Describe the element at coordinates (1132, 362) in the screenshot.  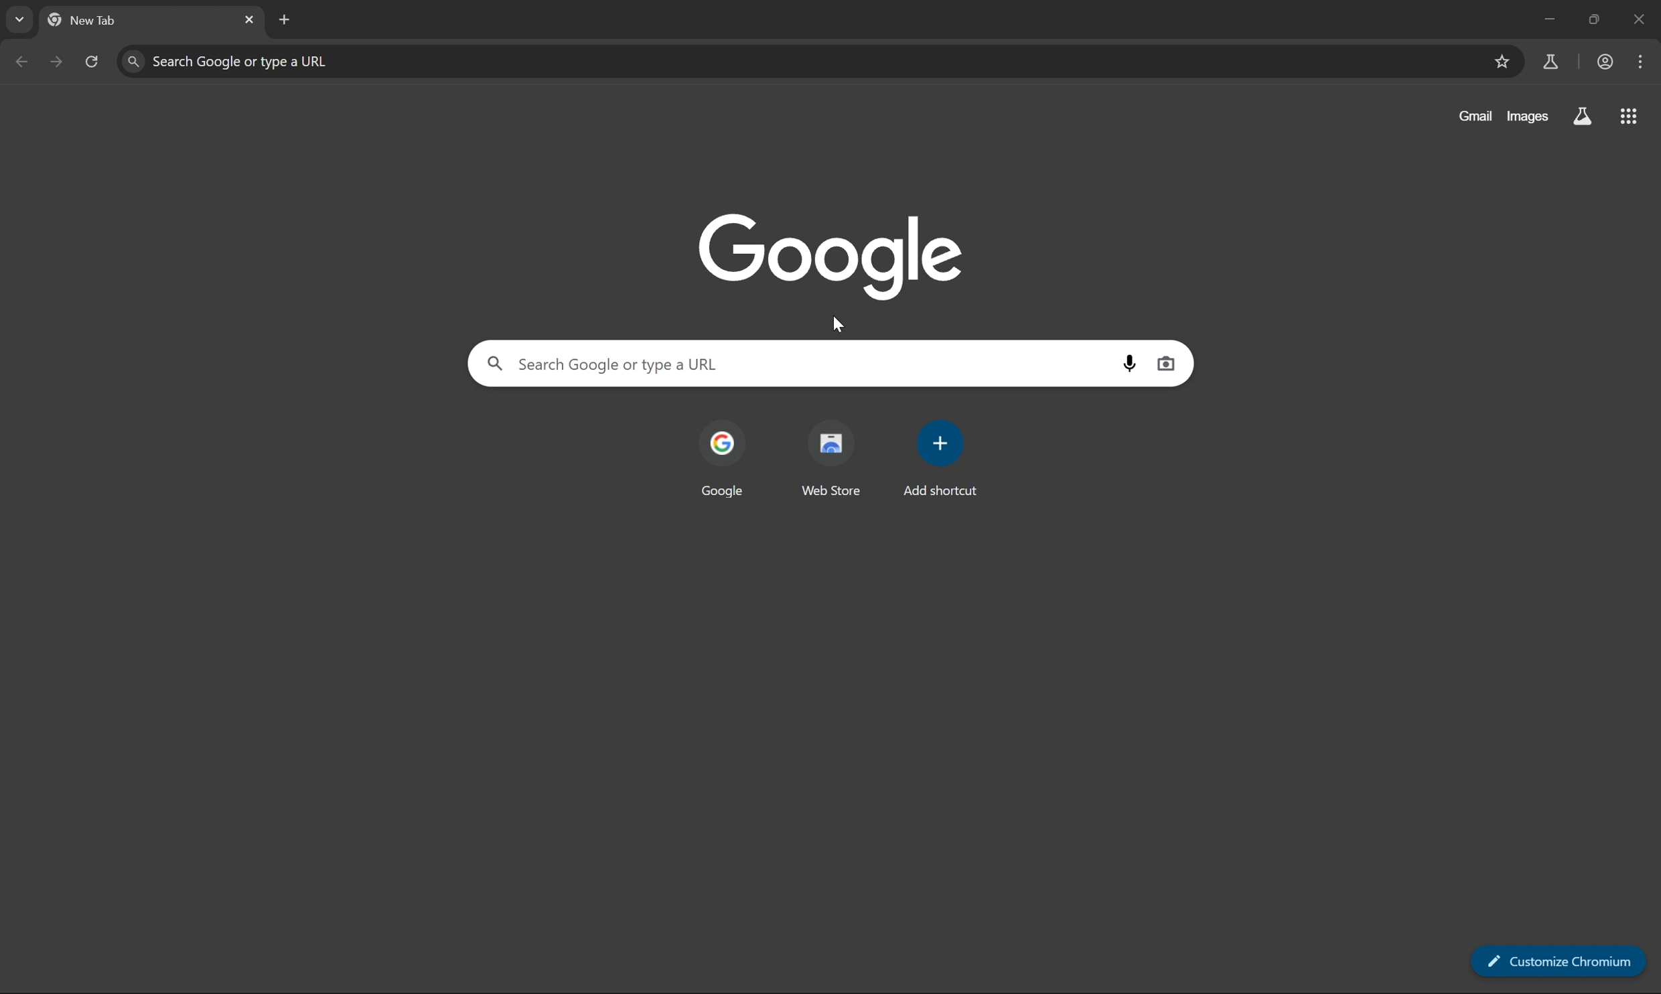
I see `search by voice` at that location.